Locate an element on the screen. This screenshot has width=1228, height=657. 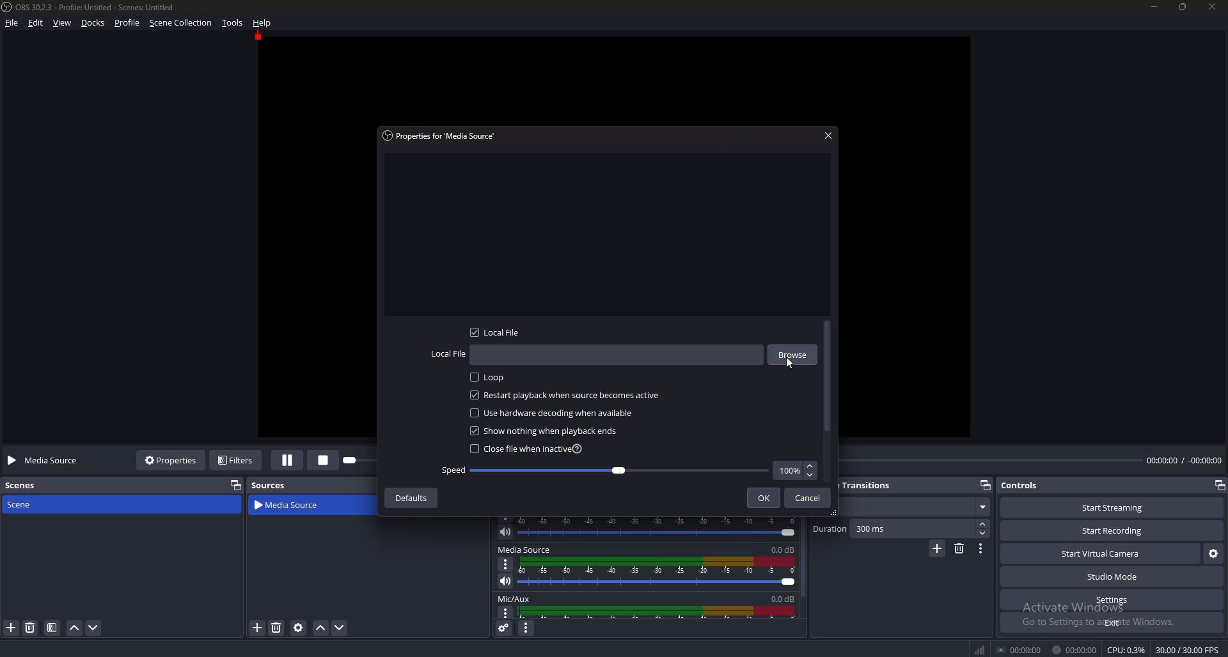
Start virtual camera is located at coordinates (1100, 553).